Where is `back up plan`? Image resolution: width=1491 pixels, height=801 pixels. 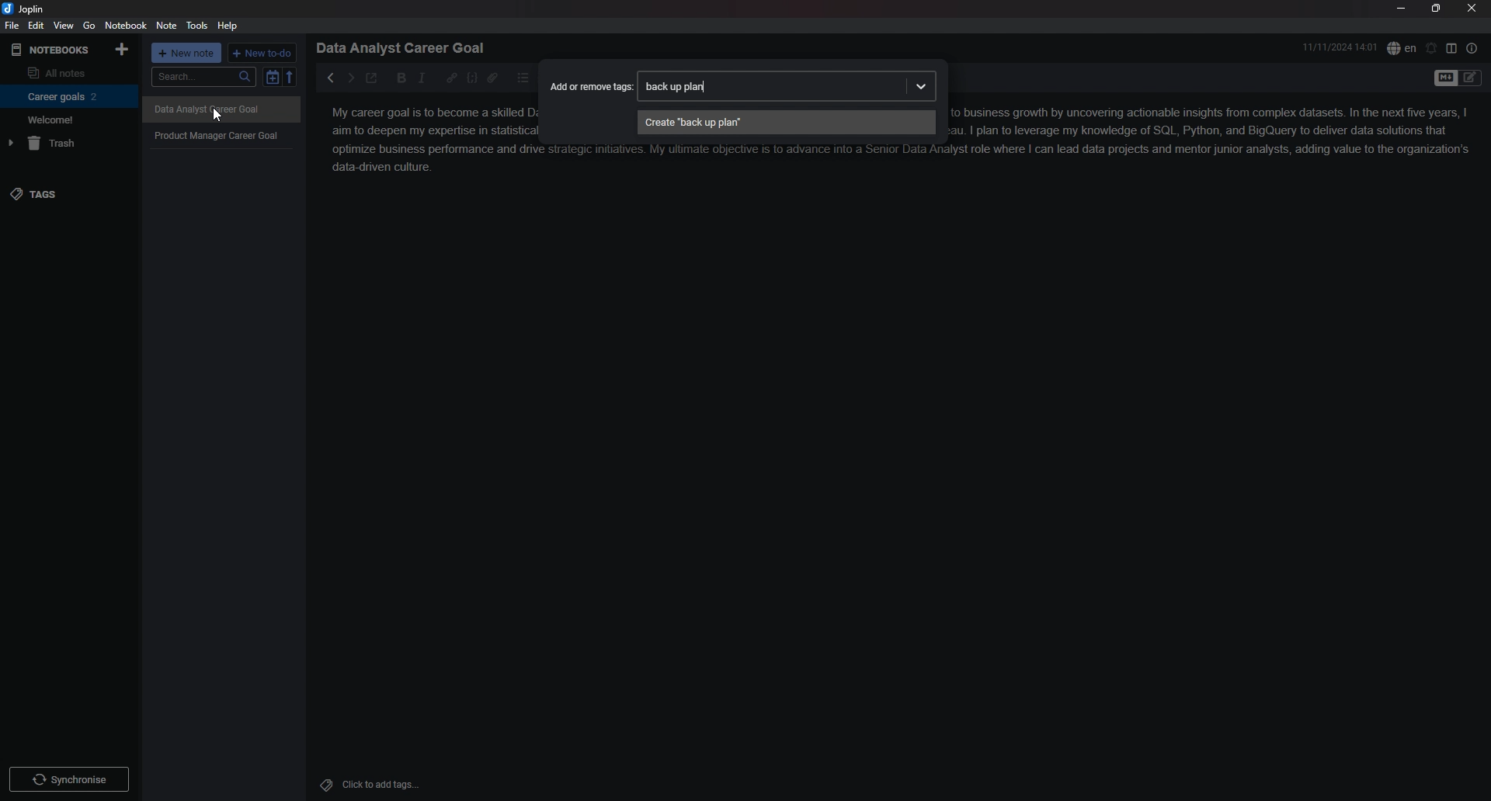
back up plan is located at coordinates (787, 86).